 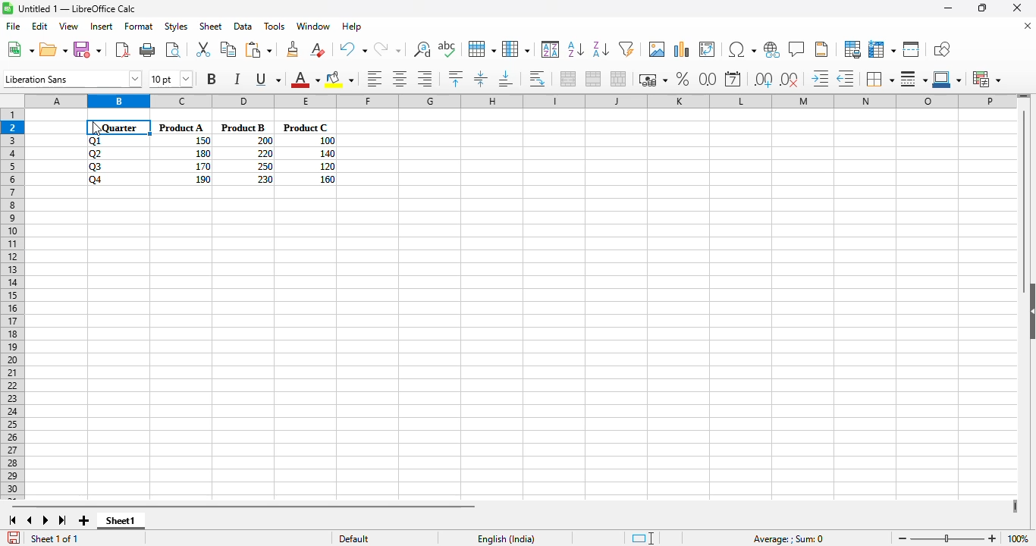 I want to click on zoom in, so click(x=993, y=538).